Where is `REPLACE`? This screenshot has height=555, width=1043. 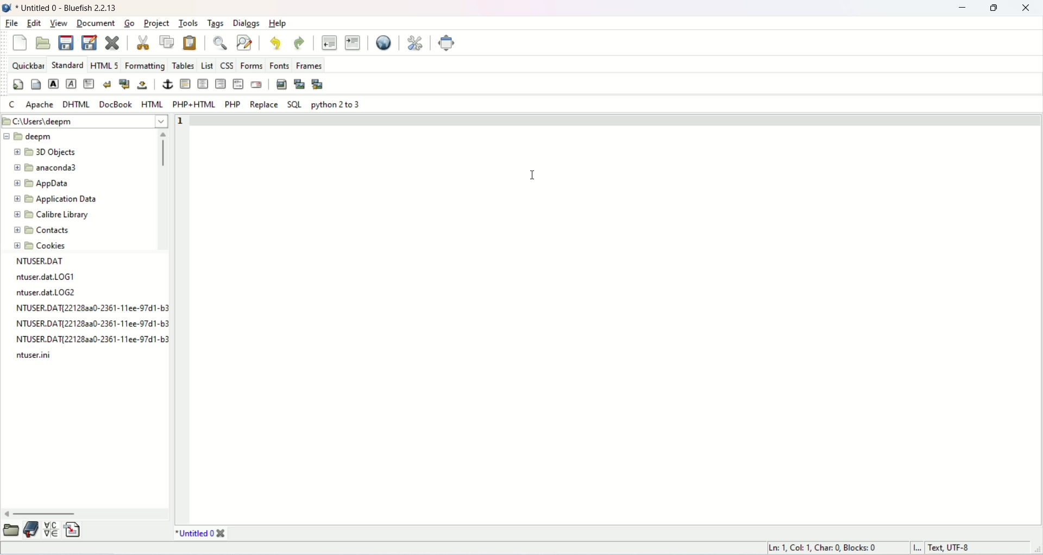
REPLACE is located at coordinates (262, 105).